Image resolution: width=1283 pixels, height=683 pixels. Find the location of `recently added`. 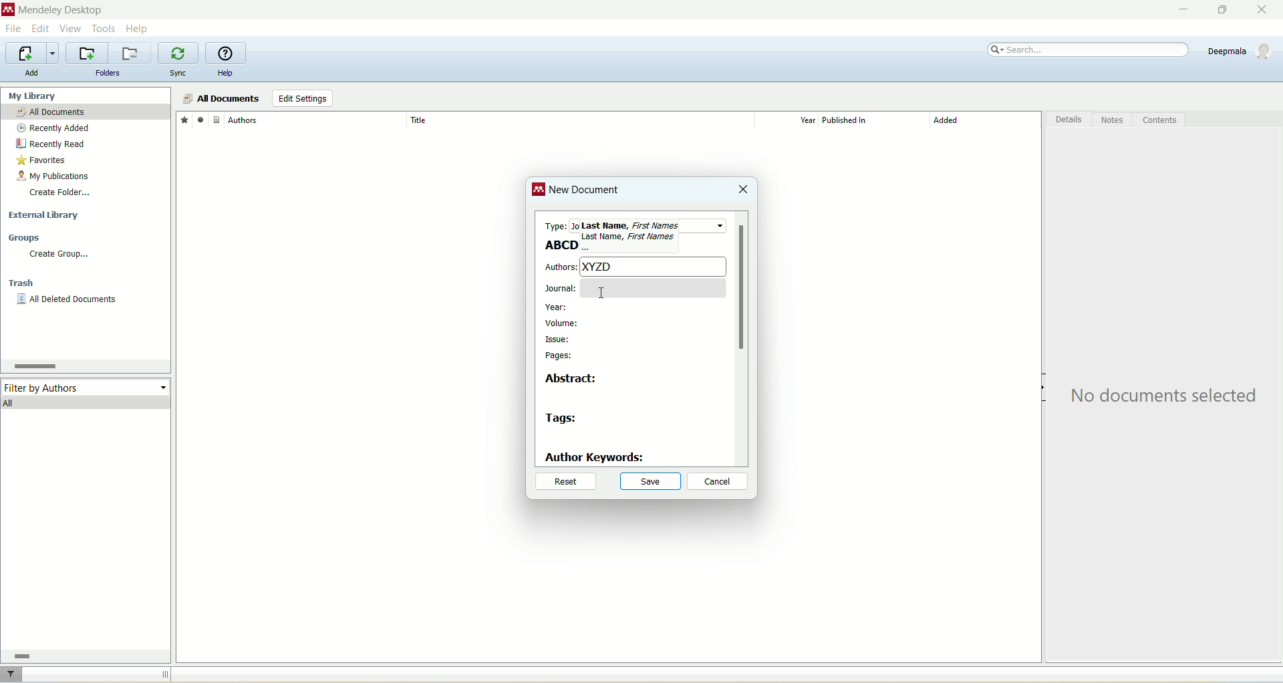

recently added is located at coordinates (53, 128).